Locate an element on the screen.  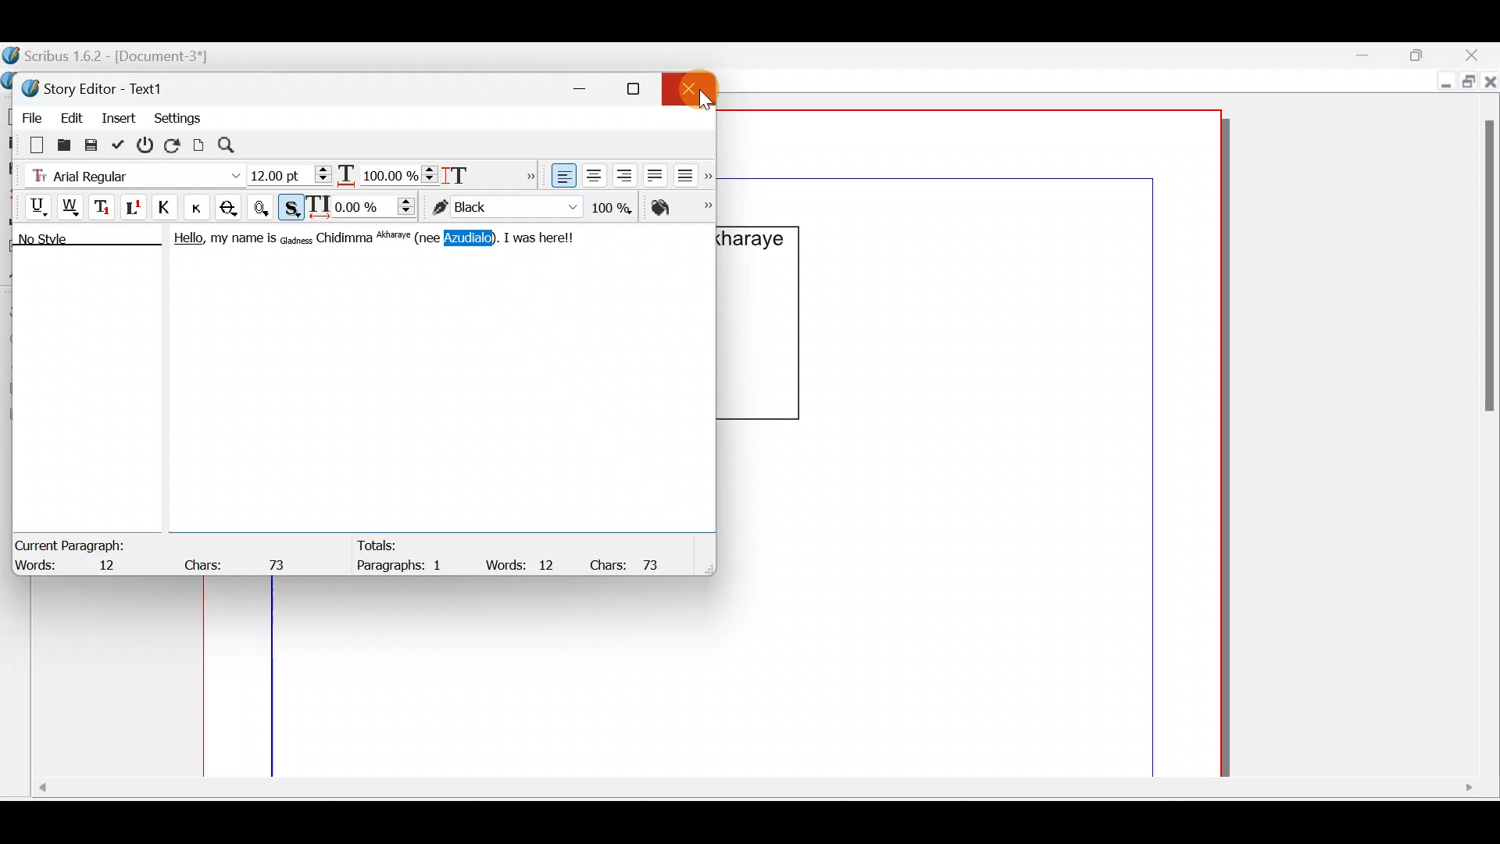
I was herel! is located at coordinates (542, 236).